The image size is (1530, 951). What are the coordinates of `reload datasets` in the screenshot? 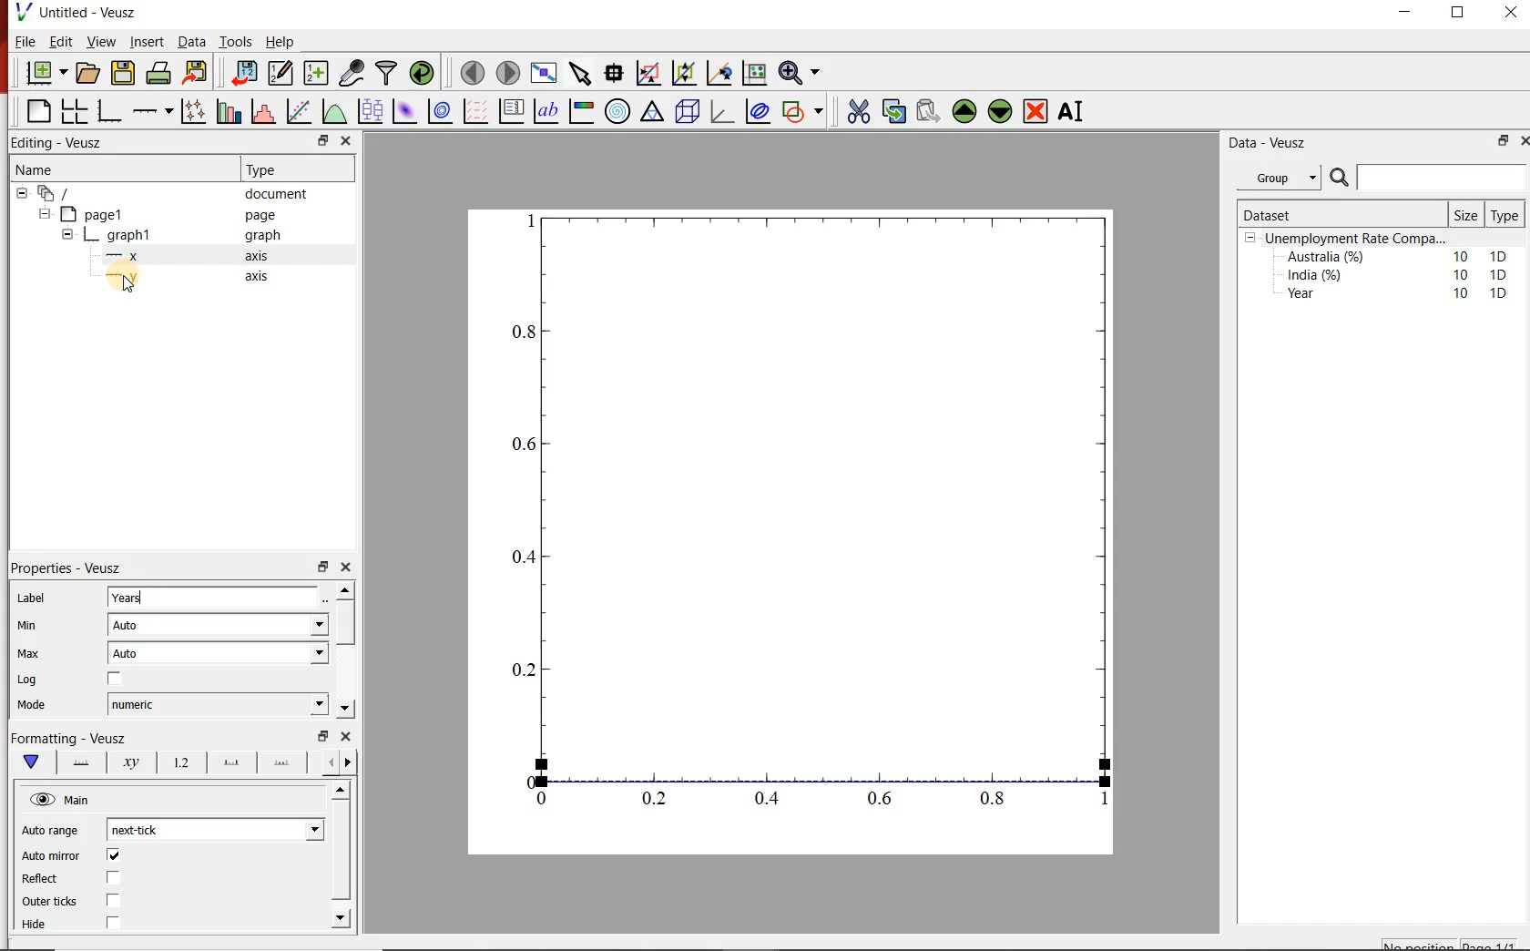 It's located at (423, 72).